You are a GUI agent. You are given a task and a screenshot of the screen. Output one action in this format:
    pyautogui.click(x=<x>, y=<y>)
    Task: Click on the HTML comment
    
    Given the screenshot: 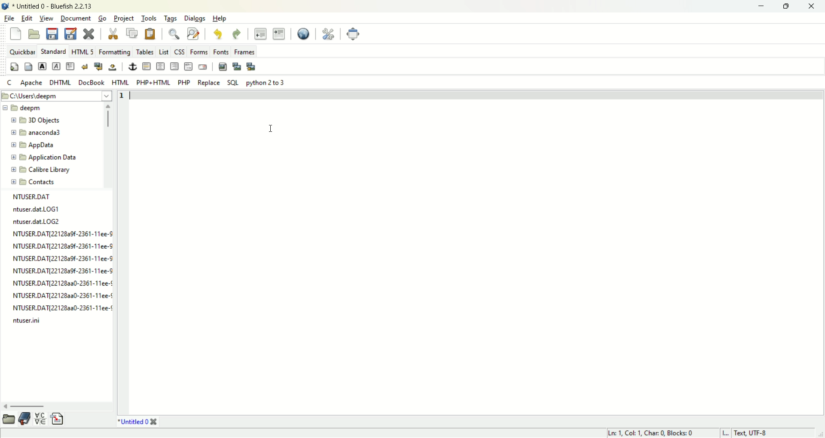 What is the action you would take?
    pyautogui.click(x=189, y=67)
    